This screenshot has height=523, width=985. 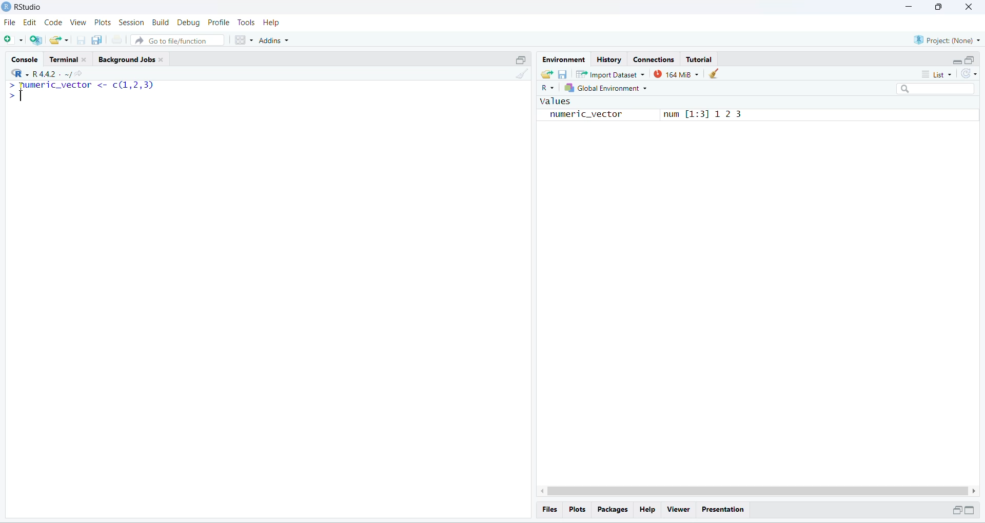 I want to click on values, so click(x=554, y=102).